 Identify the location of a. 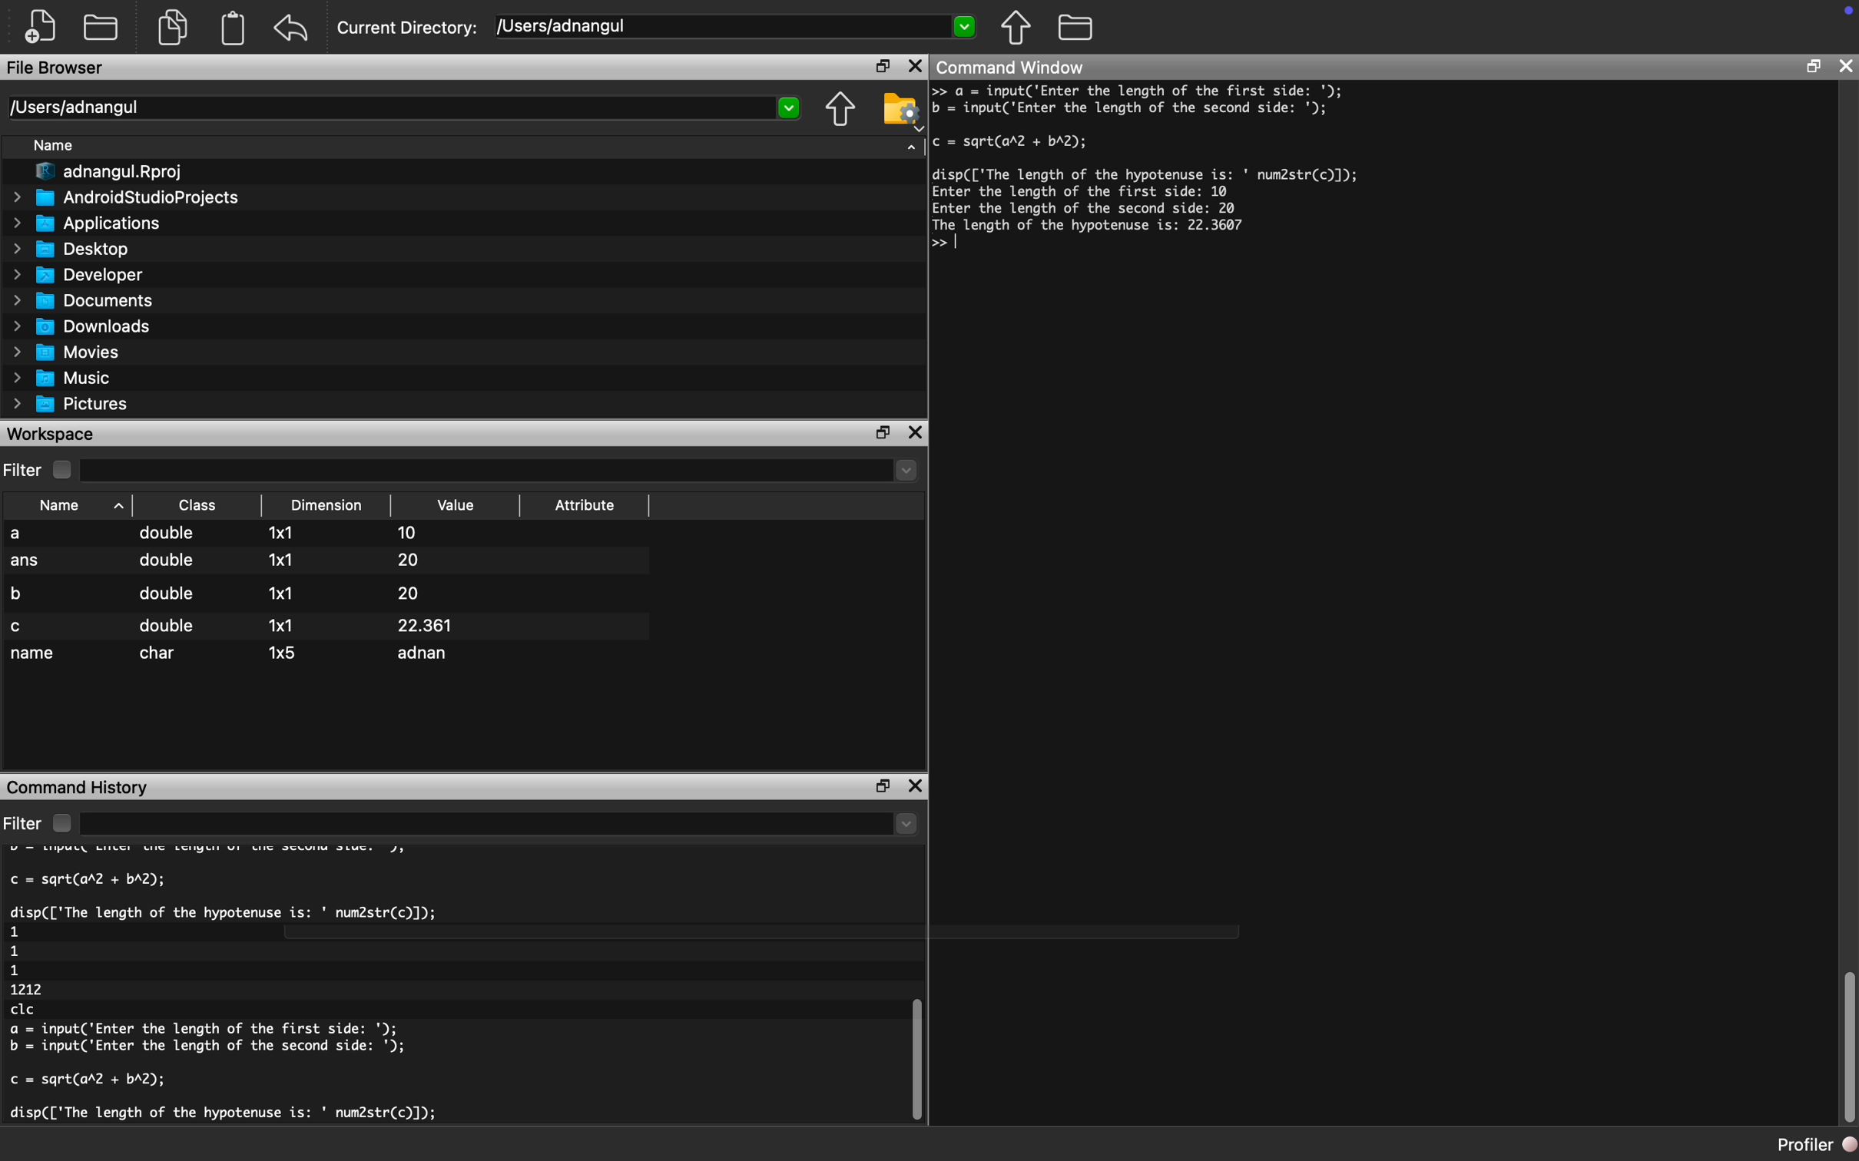
(28, 534).